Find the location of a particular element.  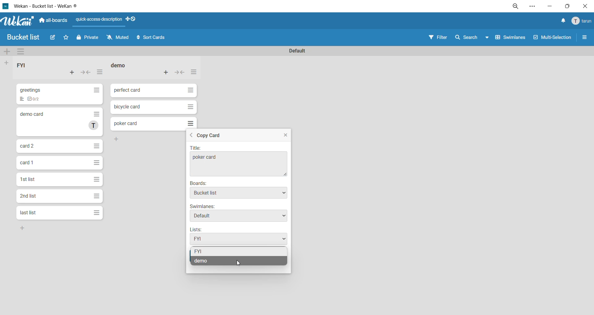

list actions is located at coordinates (100, 73).